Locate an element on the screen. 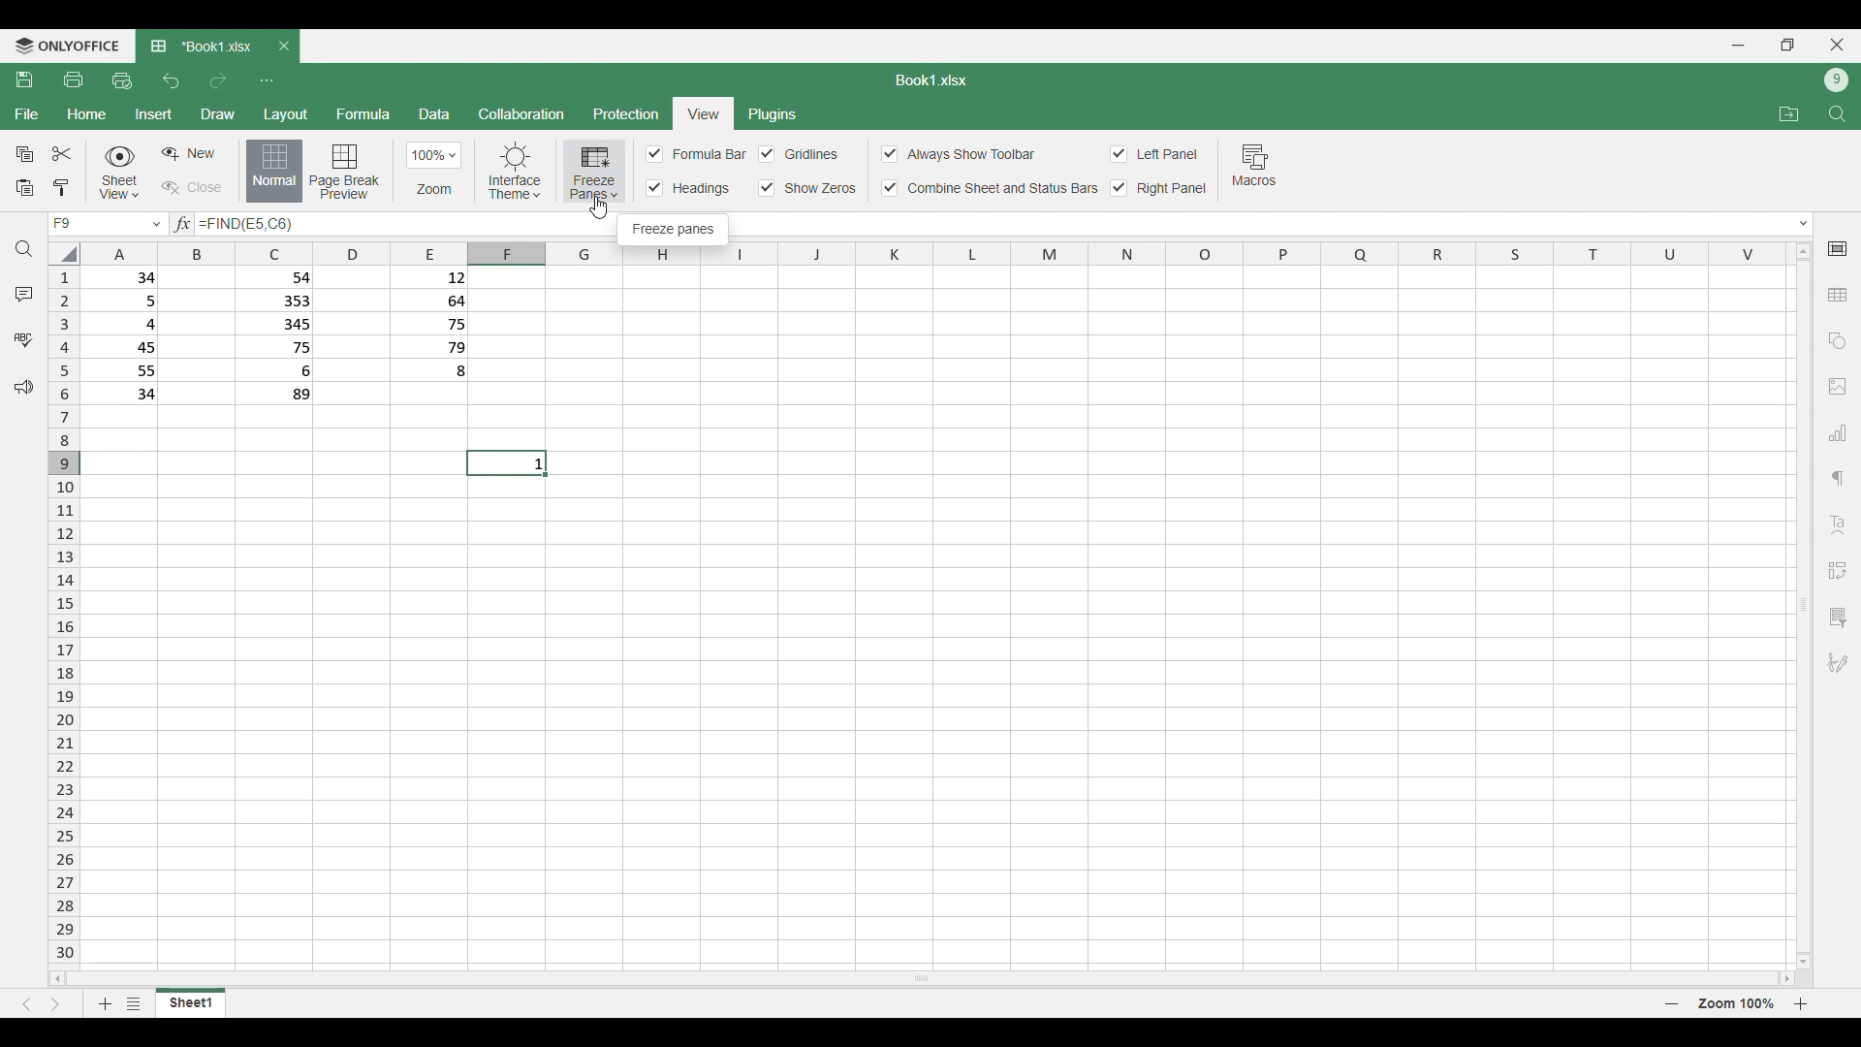 The image size is (1861, 1047). Indicates columns is located at coordinates (940, 254).